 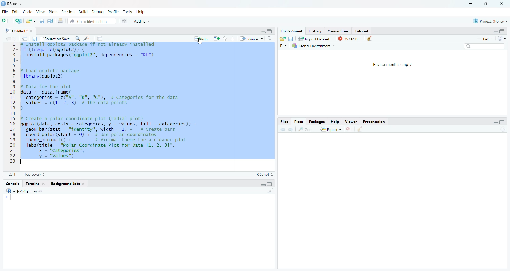 I want to click on Connections., so click(x=339, y=31).